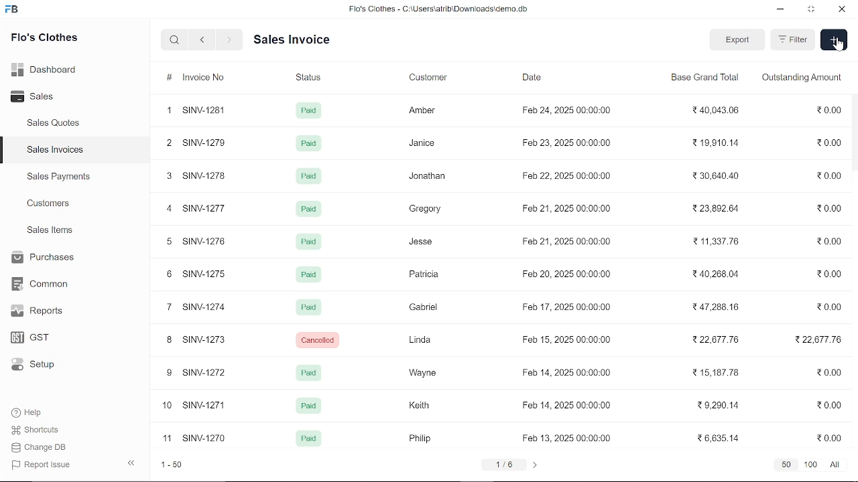 The width and height of the screenshot is (858, 482). What do you see at coordinates (506, 208) in the screenshot?
I see `4 SINv-1277 Paid Gregory Feb 21, 2025 00:00:00 22389264 20.00` at bounding box center [506, 208].